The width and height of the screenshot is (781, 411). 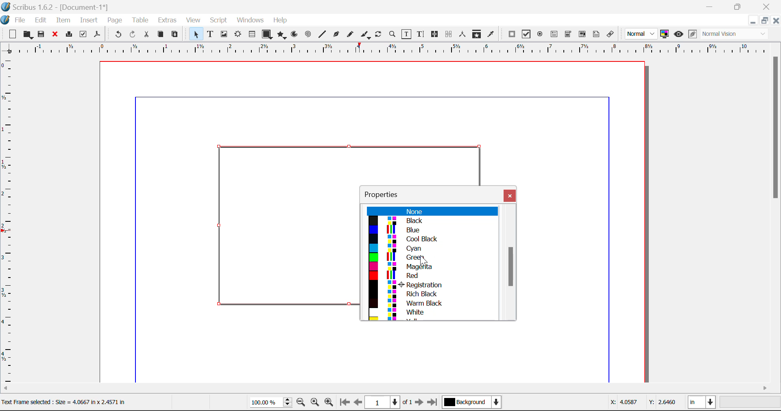 I want to click on Rich Black, so click(x=429, y=293).